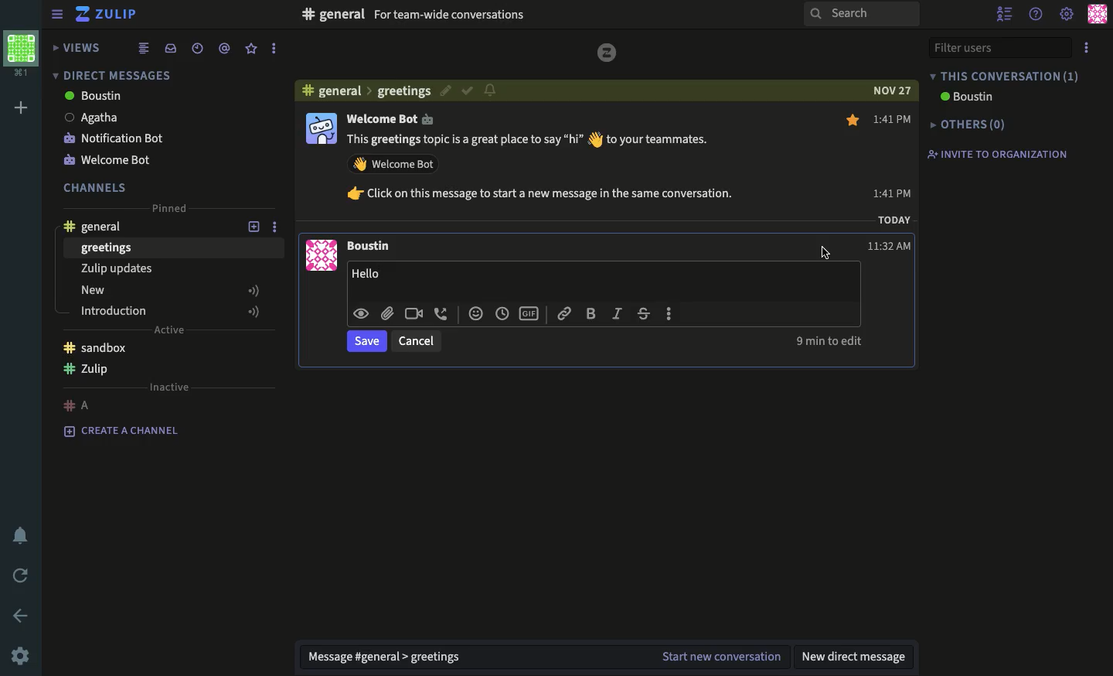 This screenshot has width=1113, height=676. What do you see at coordinates (116, 138) in the screenshot?
I see `Notification Bot` at bounding box center [116, 138].